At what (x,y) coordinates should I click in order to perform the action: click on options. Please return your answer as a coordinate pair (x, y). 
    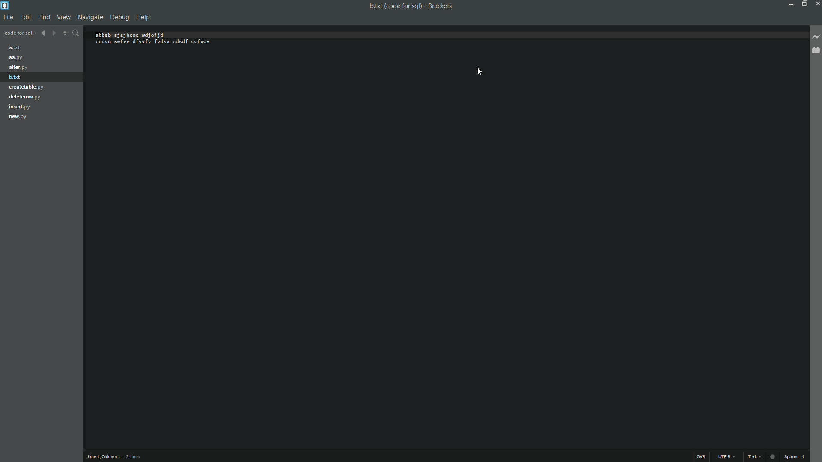
    Looking at the image, I should click on (65, 34).